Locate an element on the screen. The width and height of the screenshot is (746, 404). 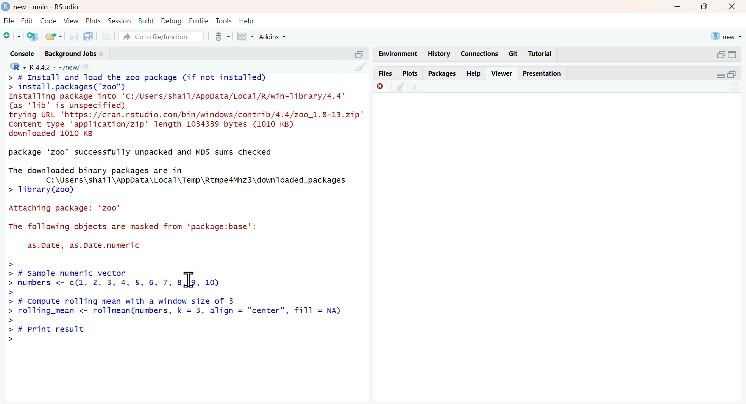
addins is located at coordinates (274, 37).